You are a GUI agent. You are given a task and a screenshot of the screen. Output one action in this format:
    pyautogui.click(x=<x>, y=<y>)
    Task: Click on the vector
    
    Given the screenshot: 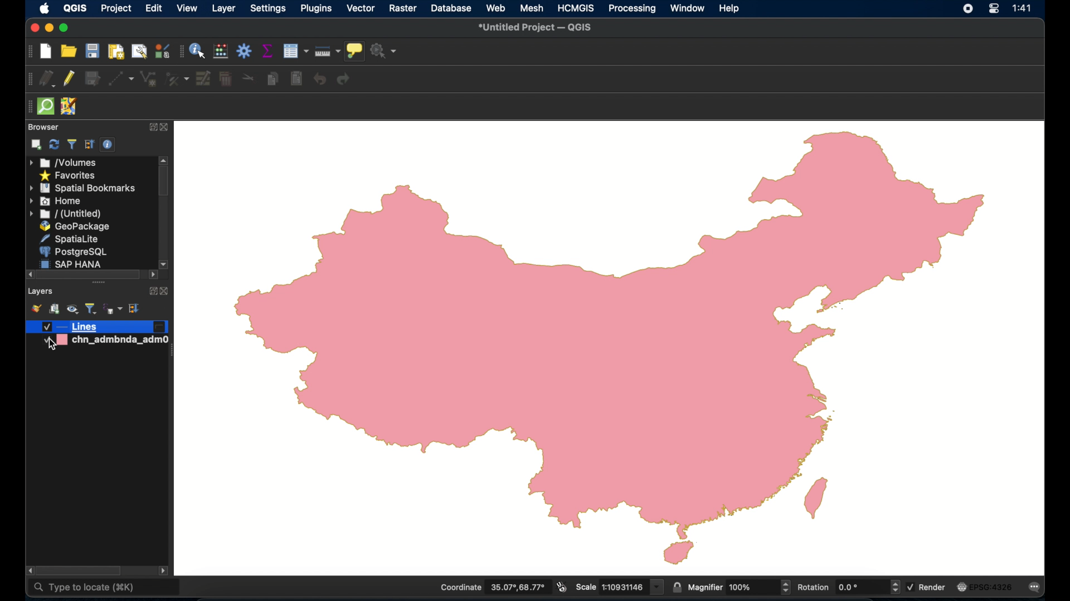 What is the action you would take?
    pyautogui.click(x=361, y=9)
    